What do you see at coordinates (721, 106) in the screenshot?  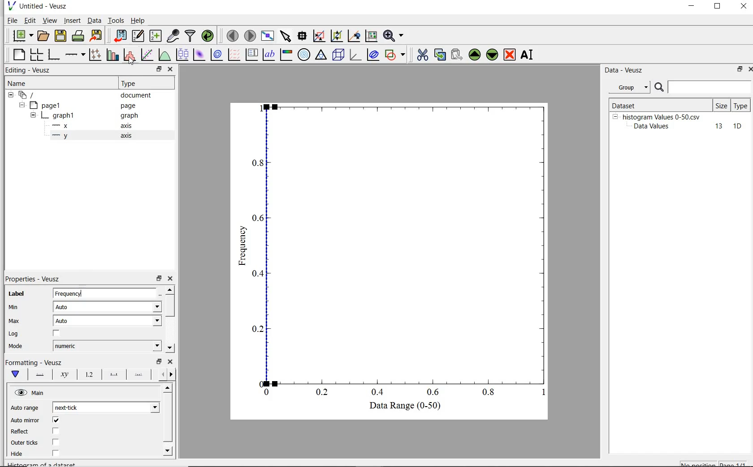 I see `size` at bounding box center [721, 106].